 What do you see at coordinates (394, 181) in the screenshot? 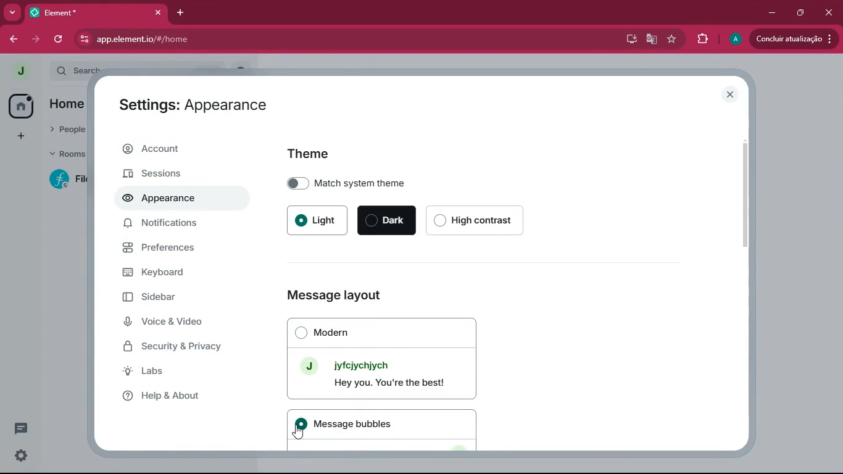
I see `match system theme` at bounding box center [394, 181].